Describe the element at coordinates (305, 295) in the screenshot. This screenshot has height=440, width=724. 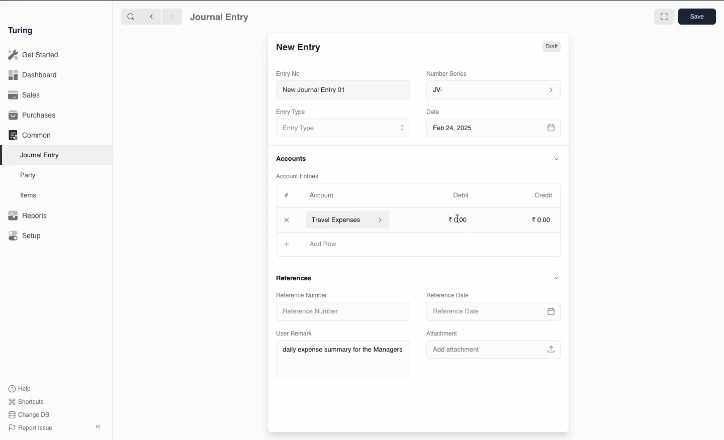
I see `Reference Number` at that location.